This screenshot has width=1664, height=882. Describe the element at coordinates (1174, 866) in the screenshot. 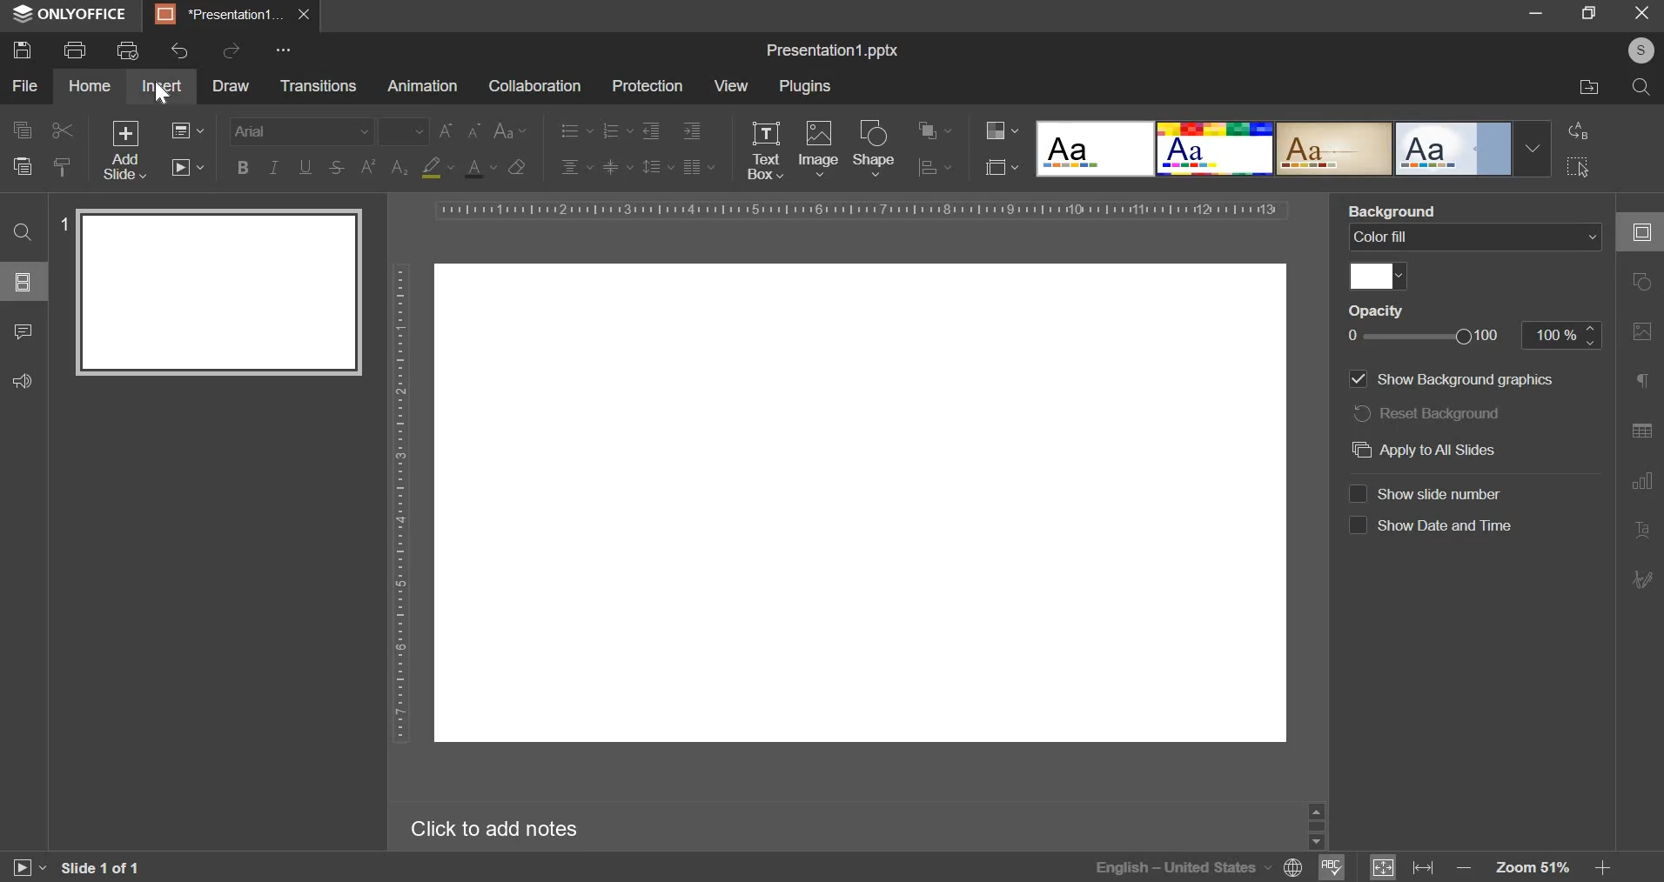

I see `language` at that location.